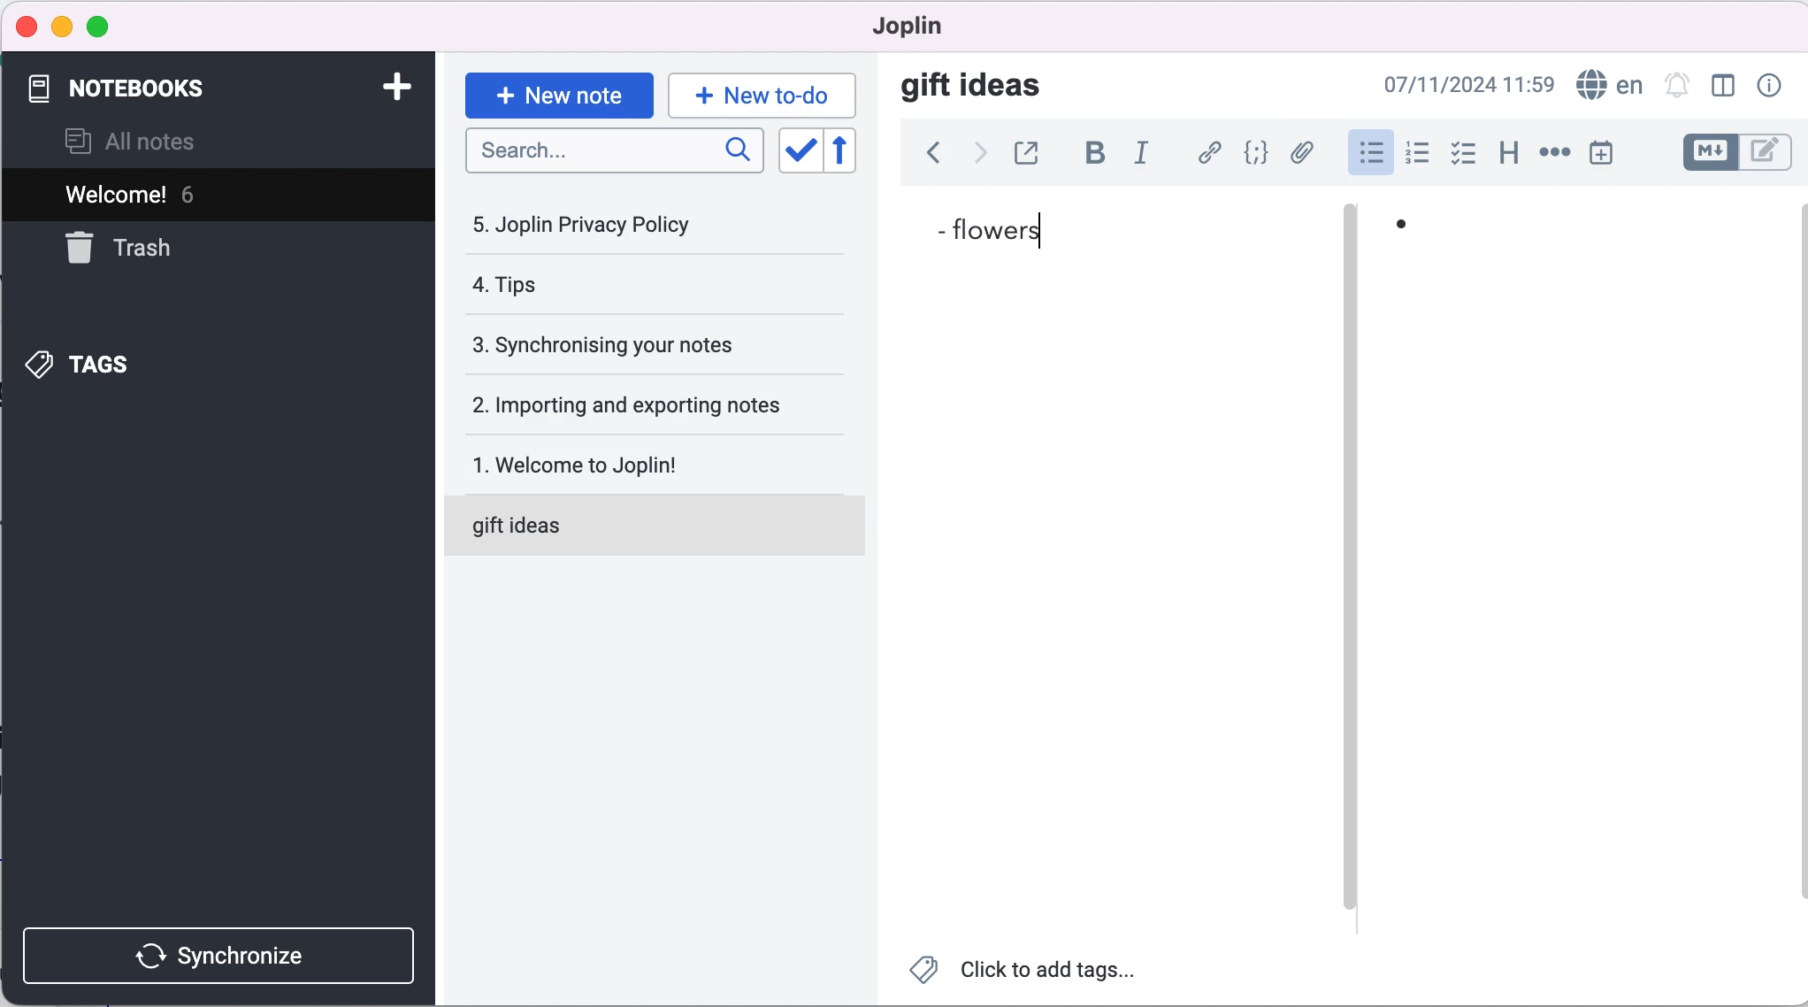 The width and height of the screenshot is (1808, 1007). I want to click on horizontal rule, so click(1554, 155).